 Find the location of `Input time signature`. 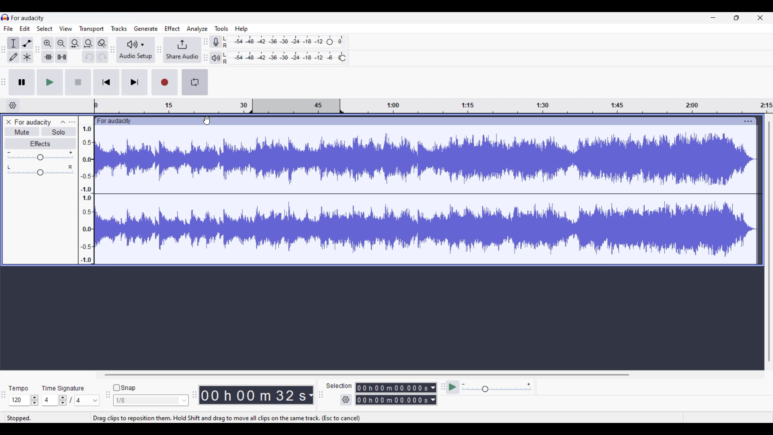

Input time signature is located at coordinates (50, 400).